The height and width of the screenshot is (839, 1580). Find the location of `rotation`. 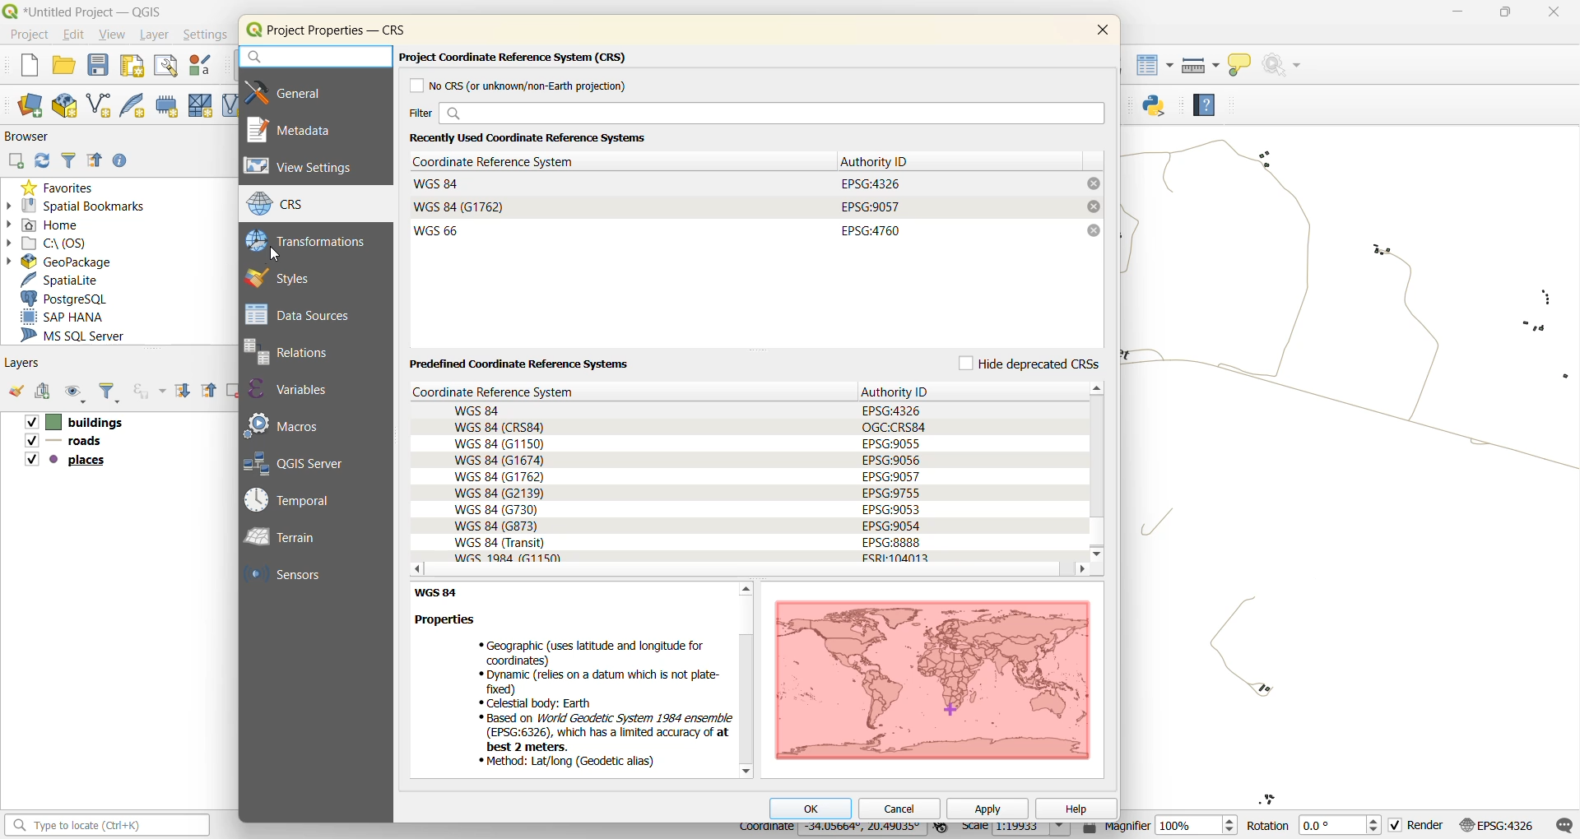

rotation is located at coordinates (1314, 825).